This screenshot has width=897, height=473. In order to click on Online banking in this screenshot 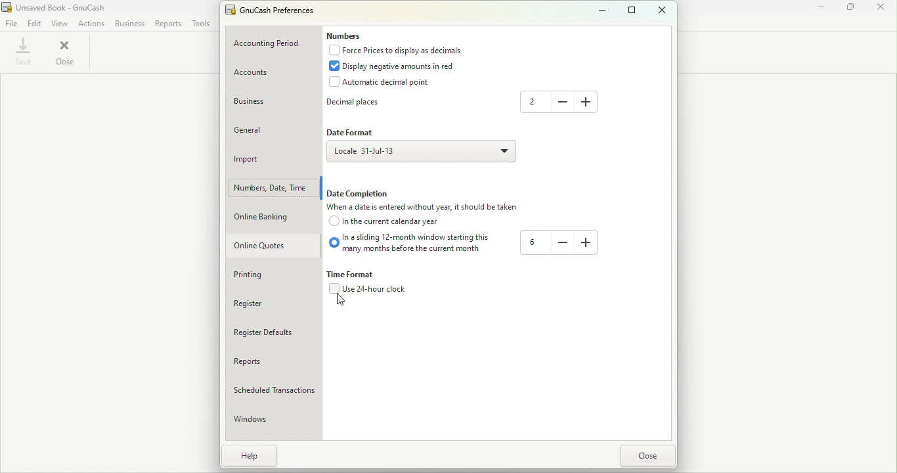, I will do `click(264, 220)`.